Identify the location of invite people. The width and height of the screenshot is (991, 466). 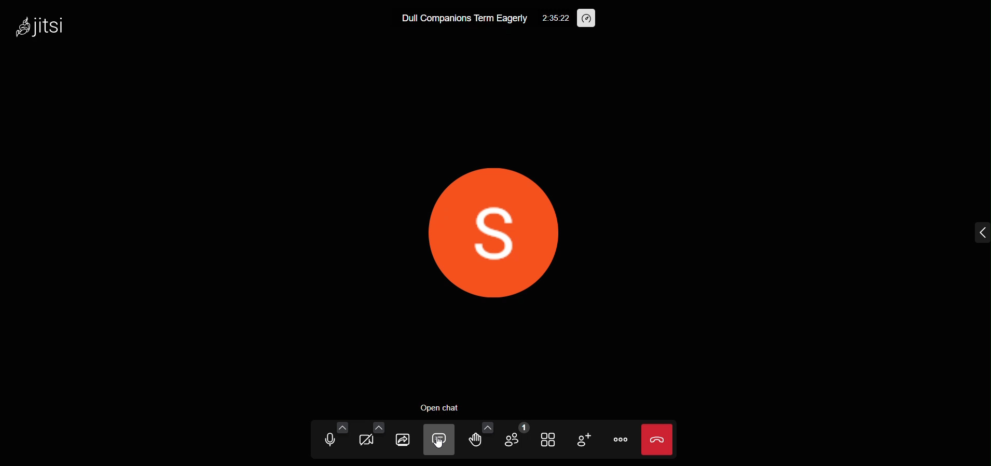
(582, 438).